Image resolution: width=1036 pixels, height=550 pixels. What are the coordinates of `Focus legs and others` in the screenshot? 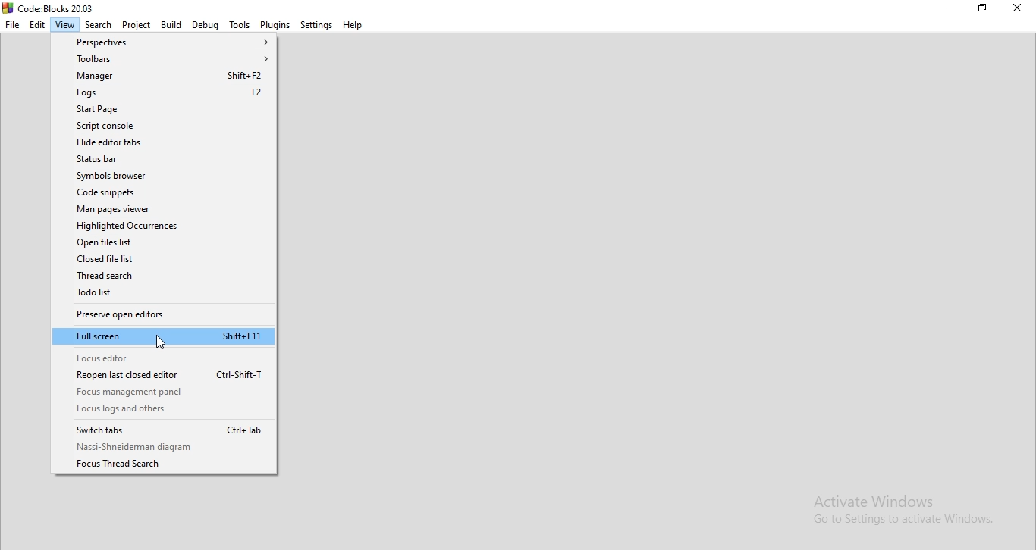 It's located at (165, 409).